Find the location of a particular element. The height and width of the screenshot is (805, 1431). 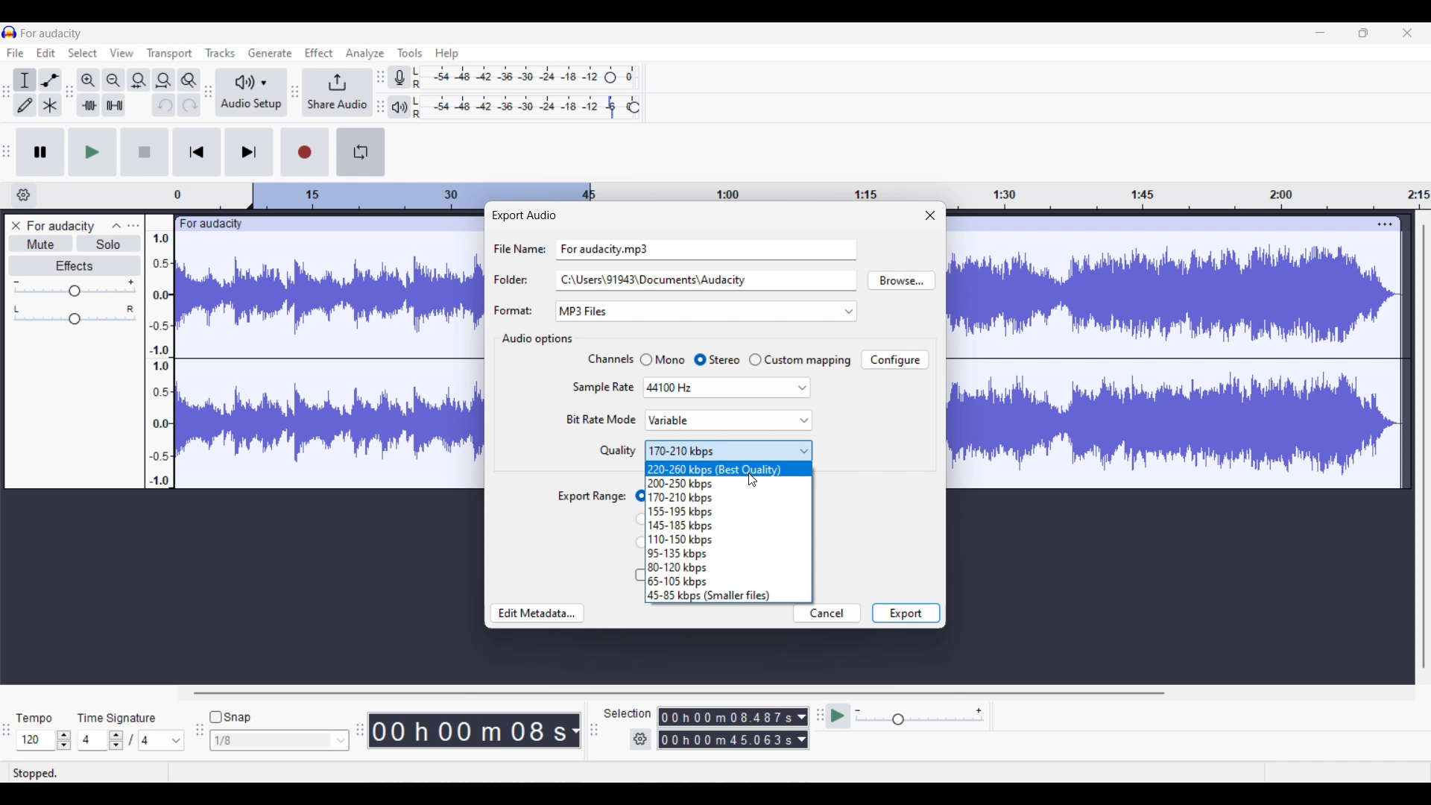

Header to change recording level is located at coordinates (610, 78).